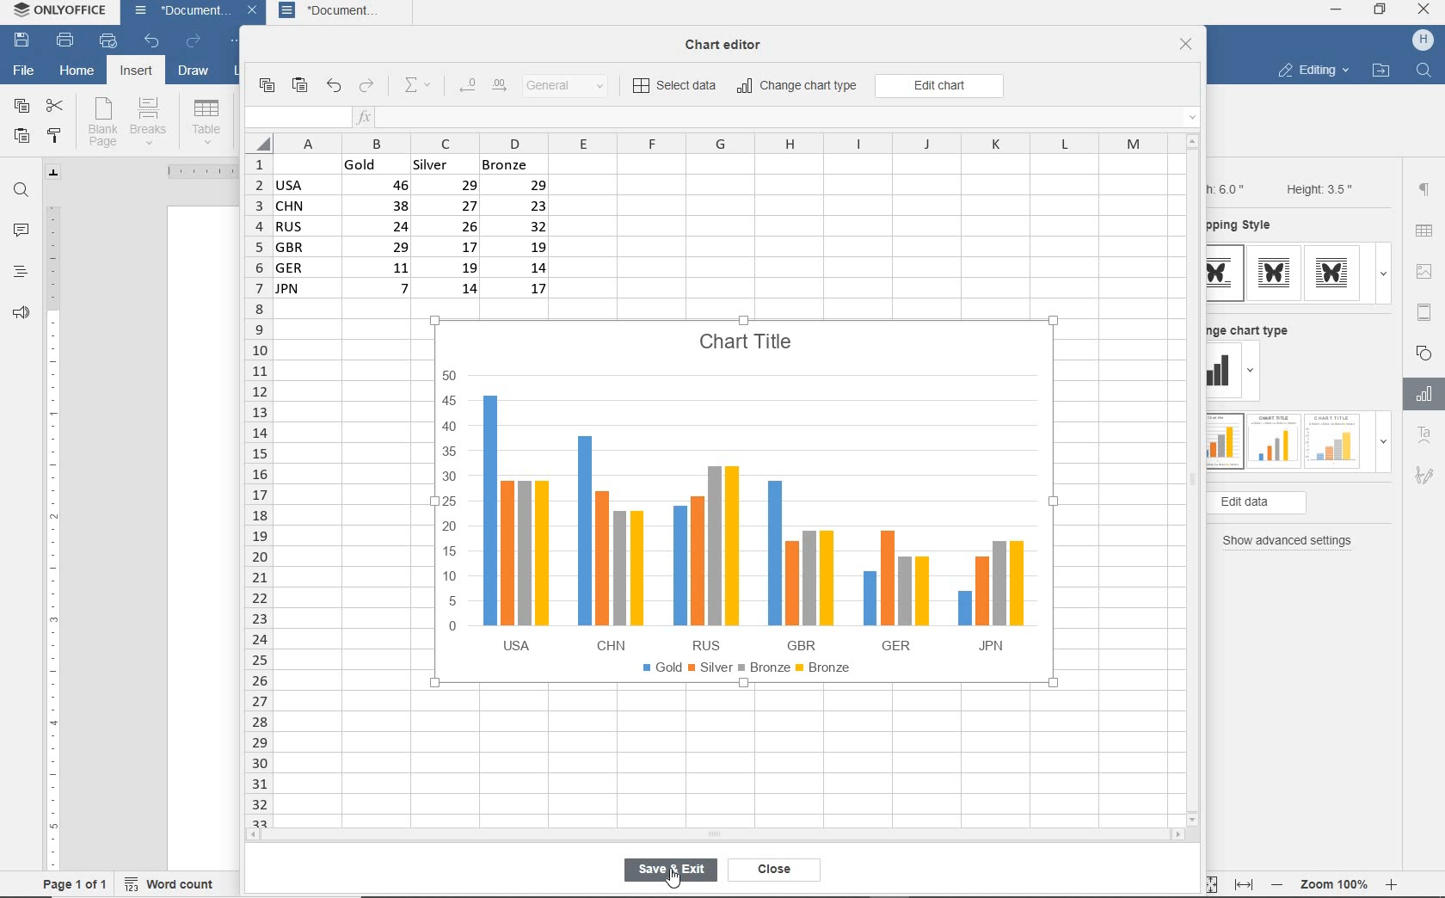 Image resolution: width=1445 pixels, height=898 pixels. What do you see at coordinates (1337, 882) in the screenshot?
I see `zoom 100%` at bounding box center [1337, 882].